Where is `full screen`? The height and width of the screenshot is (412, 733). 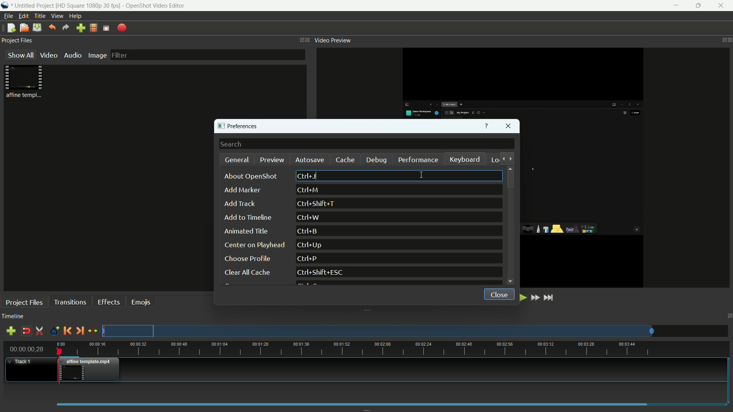 full screen is located at coordinates (106, 27).